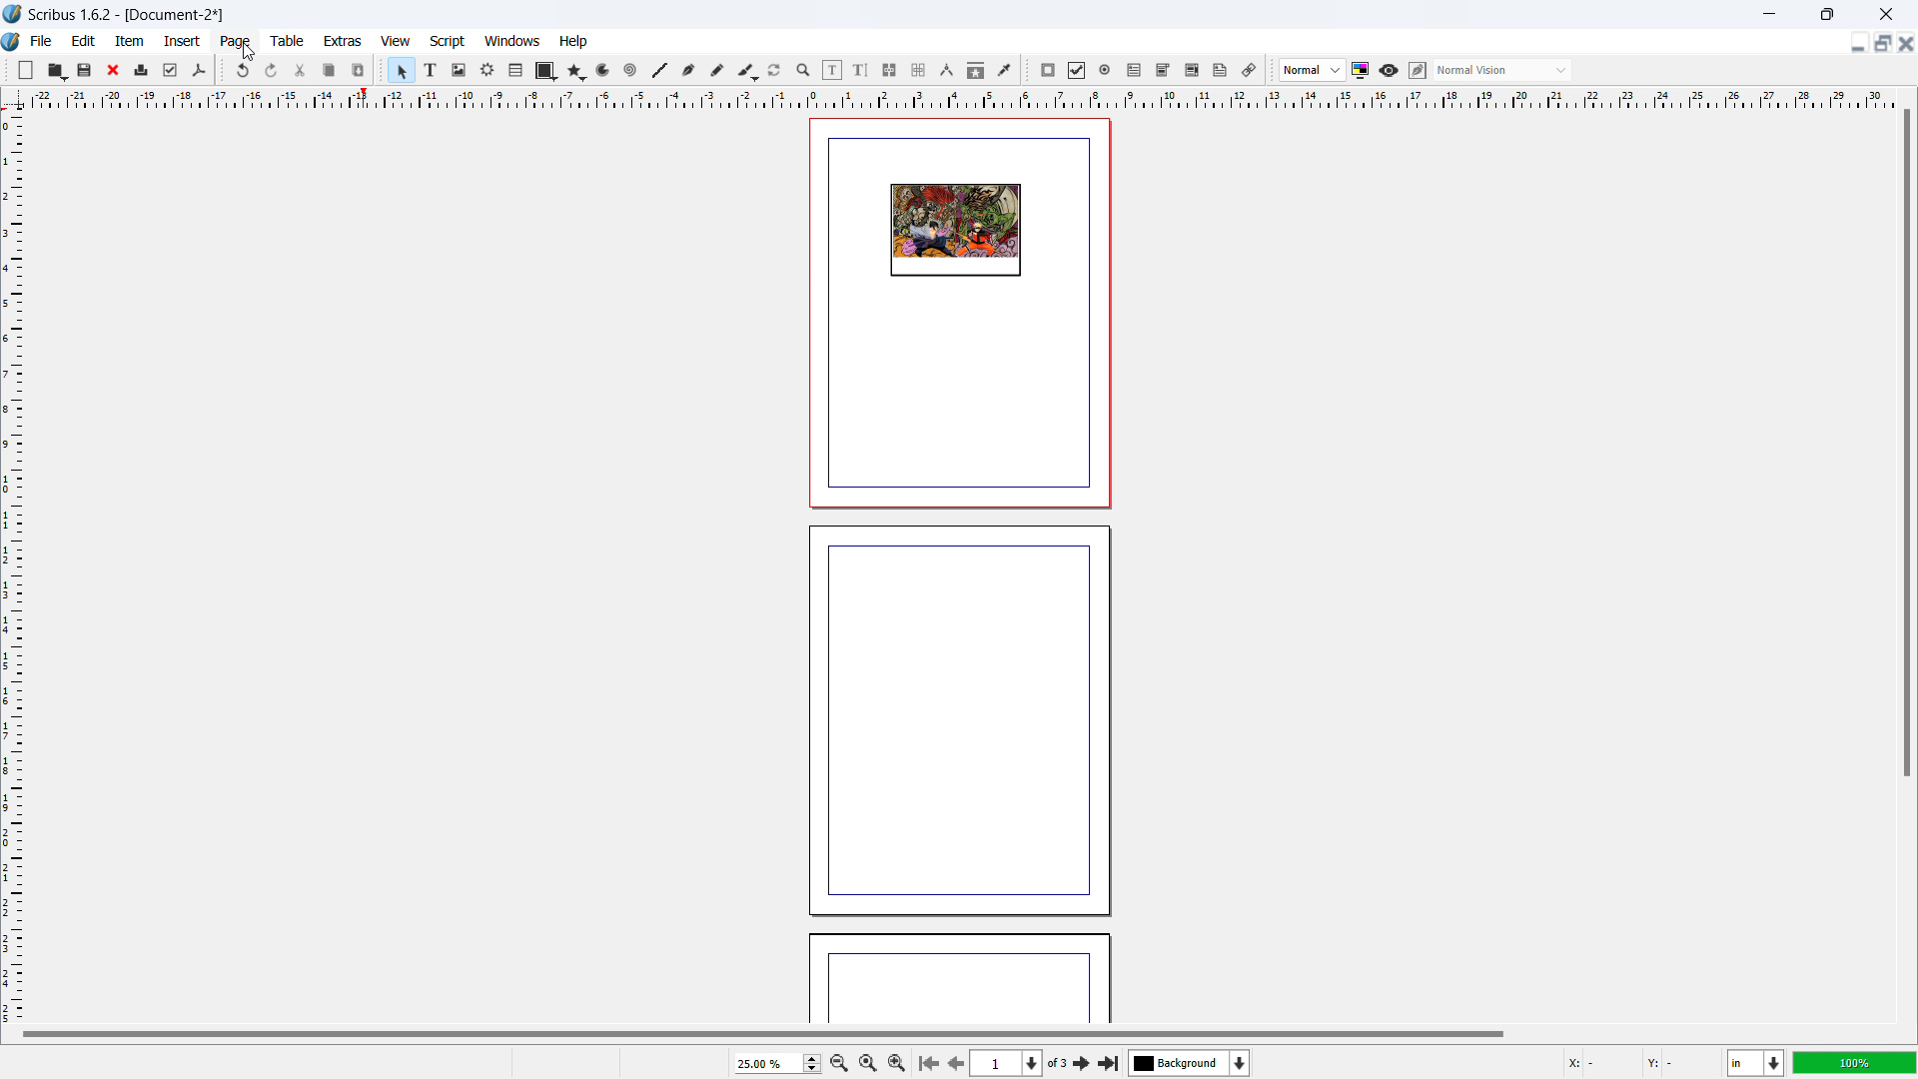 The image size is (1918, 1079). Describe the element at coordinates (1389, 71) in the screenshot. I see `preview mode` at that location.